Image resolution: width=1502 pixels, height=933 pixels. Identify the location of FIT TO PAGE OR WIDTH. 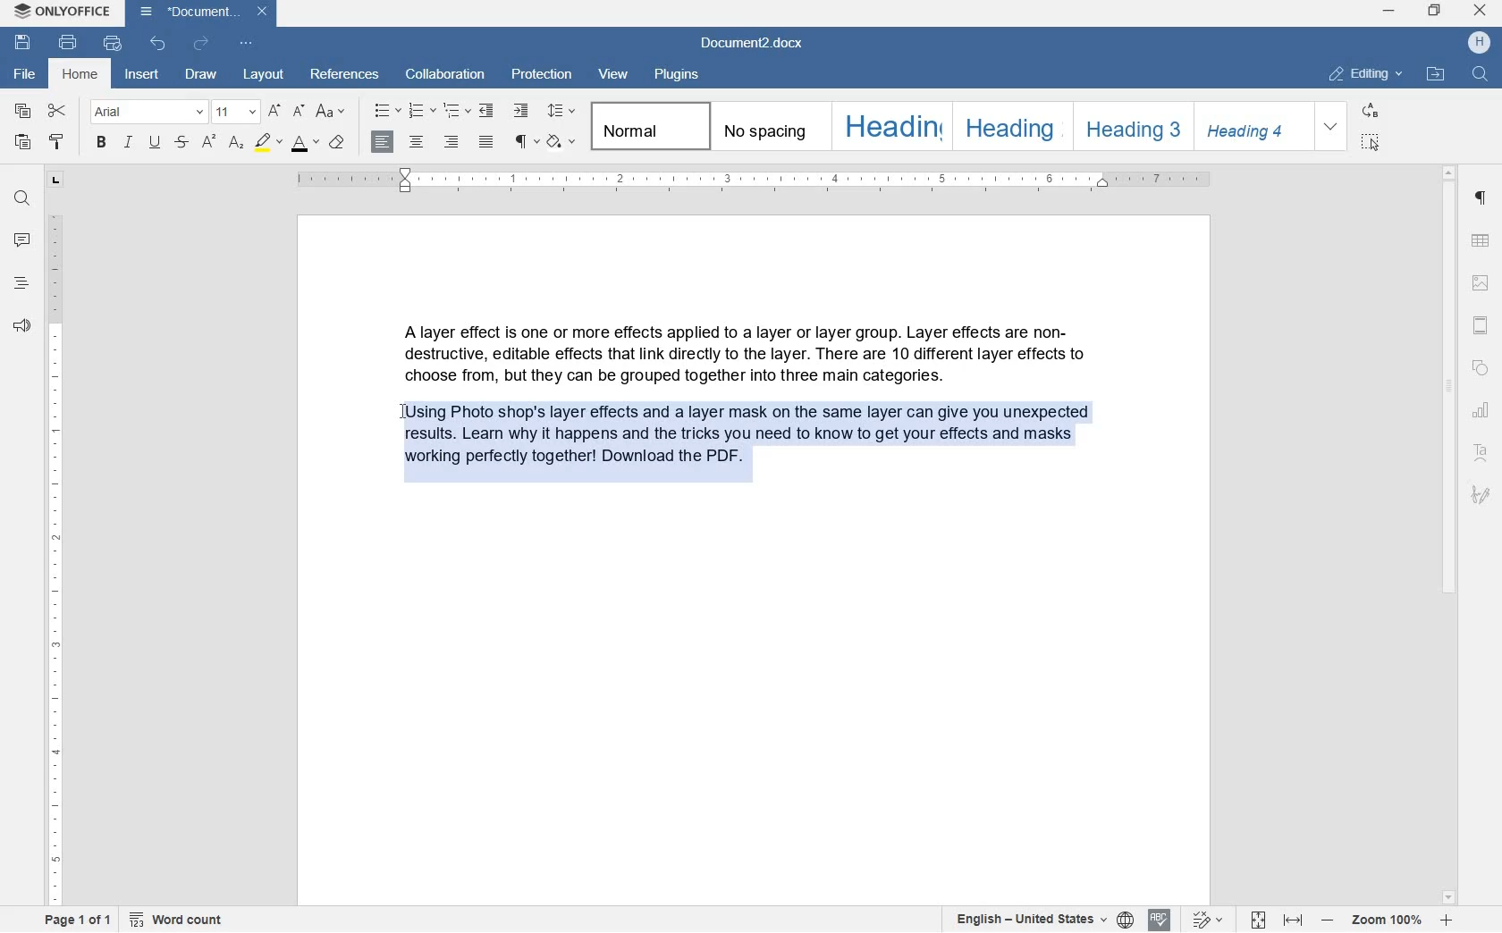
(1277, 920).